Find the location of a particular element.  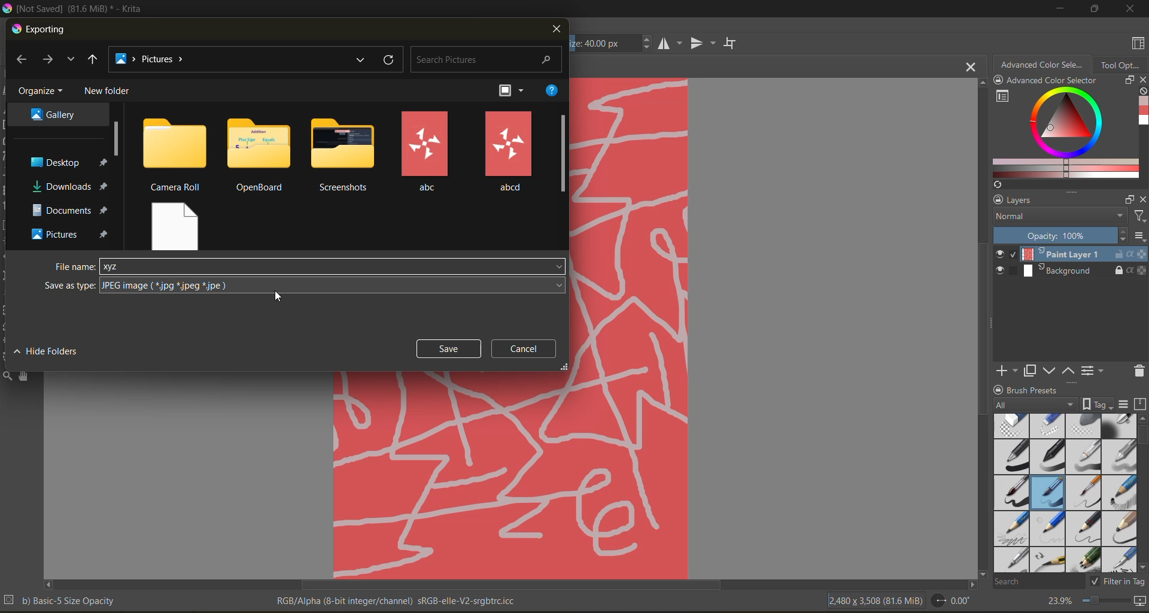

save is located at coordinates (449, 348).